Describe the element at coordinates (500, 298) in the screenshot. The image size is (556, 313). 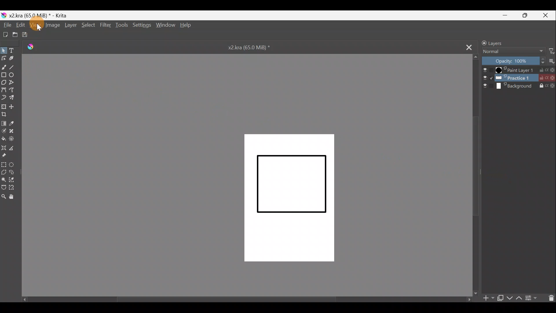
I see `Duplicate layer/mask` at that location.